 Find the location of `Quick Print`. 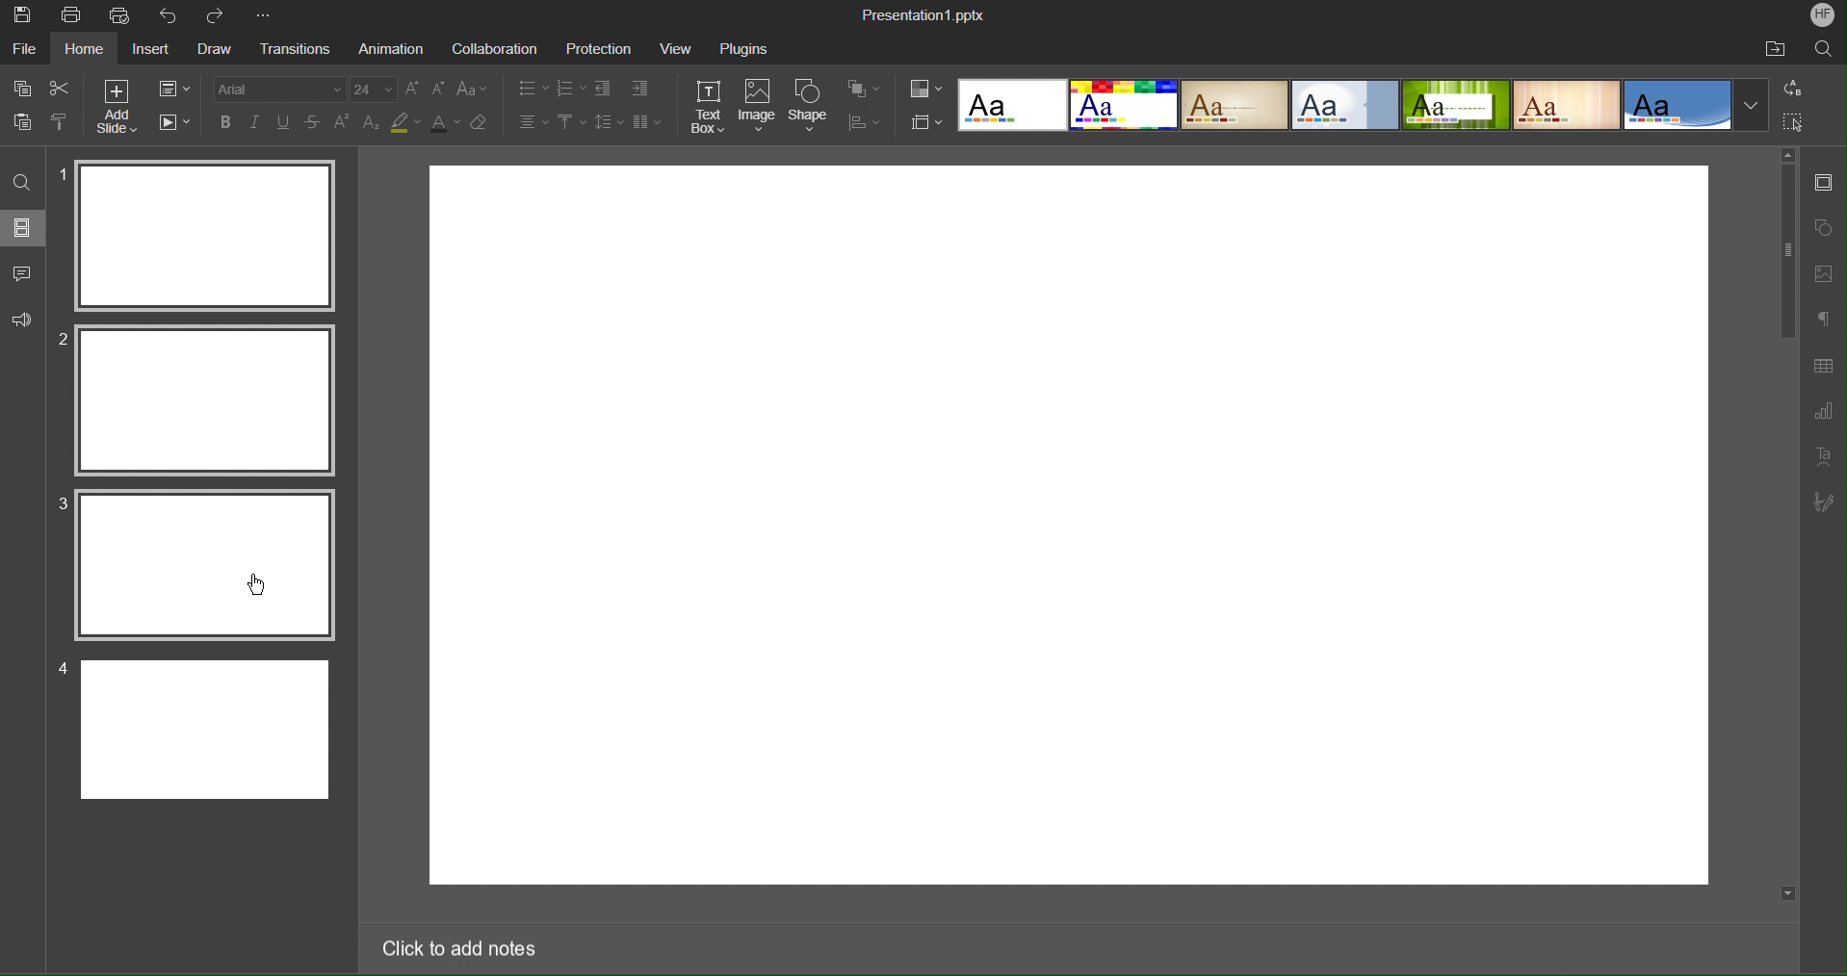

Quick Print is located at coordinates (122, 16).